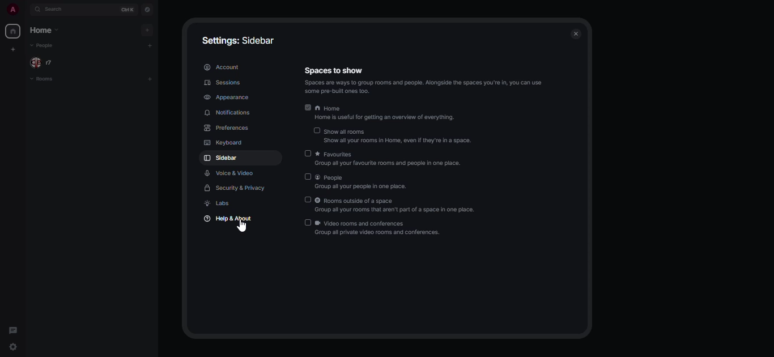  Describe the element at coordinates (150, 46) in the screenshot. I see `add` at that location.